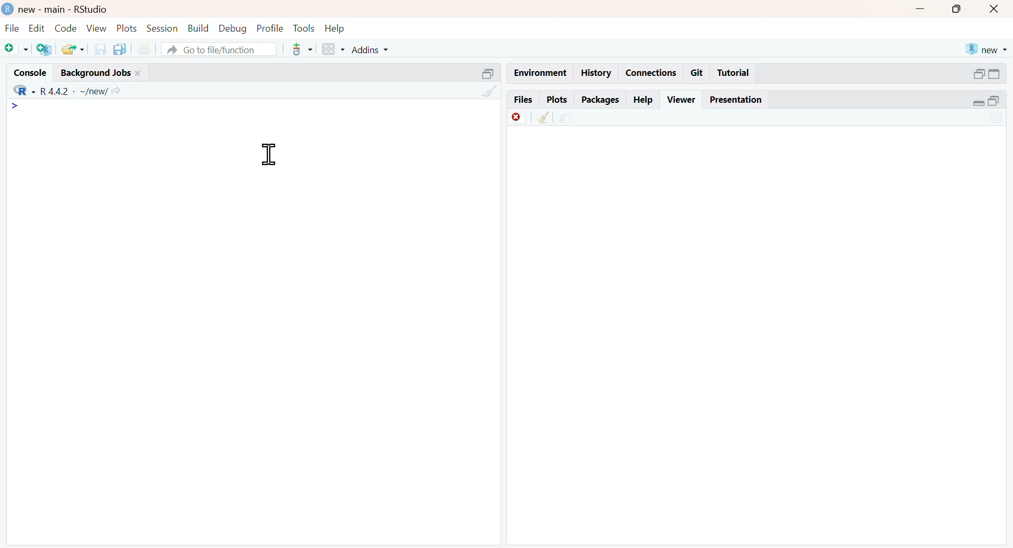  Describe the element at coordinates (87, 90) in the screenshot. I see `v R442 - ~/new/` at that location.